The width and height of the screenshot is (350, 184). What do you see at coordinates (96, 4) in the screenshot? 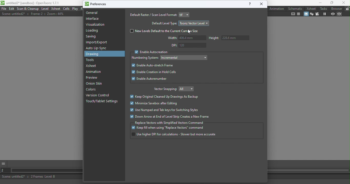
I see `Preferences` at bounding box center [96, 4].